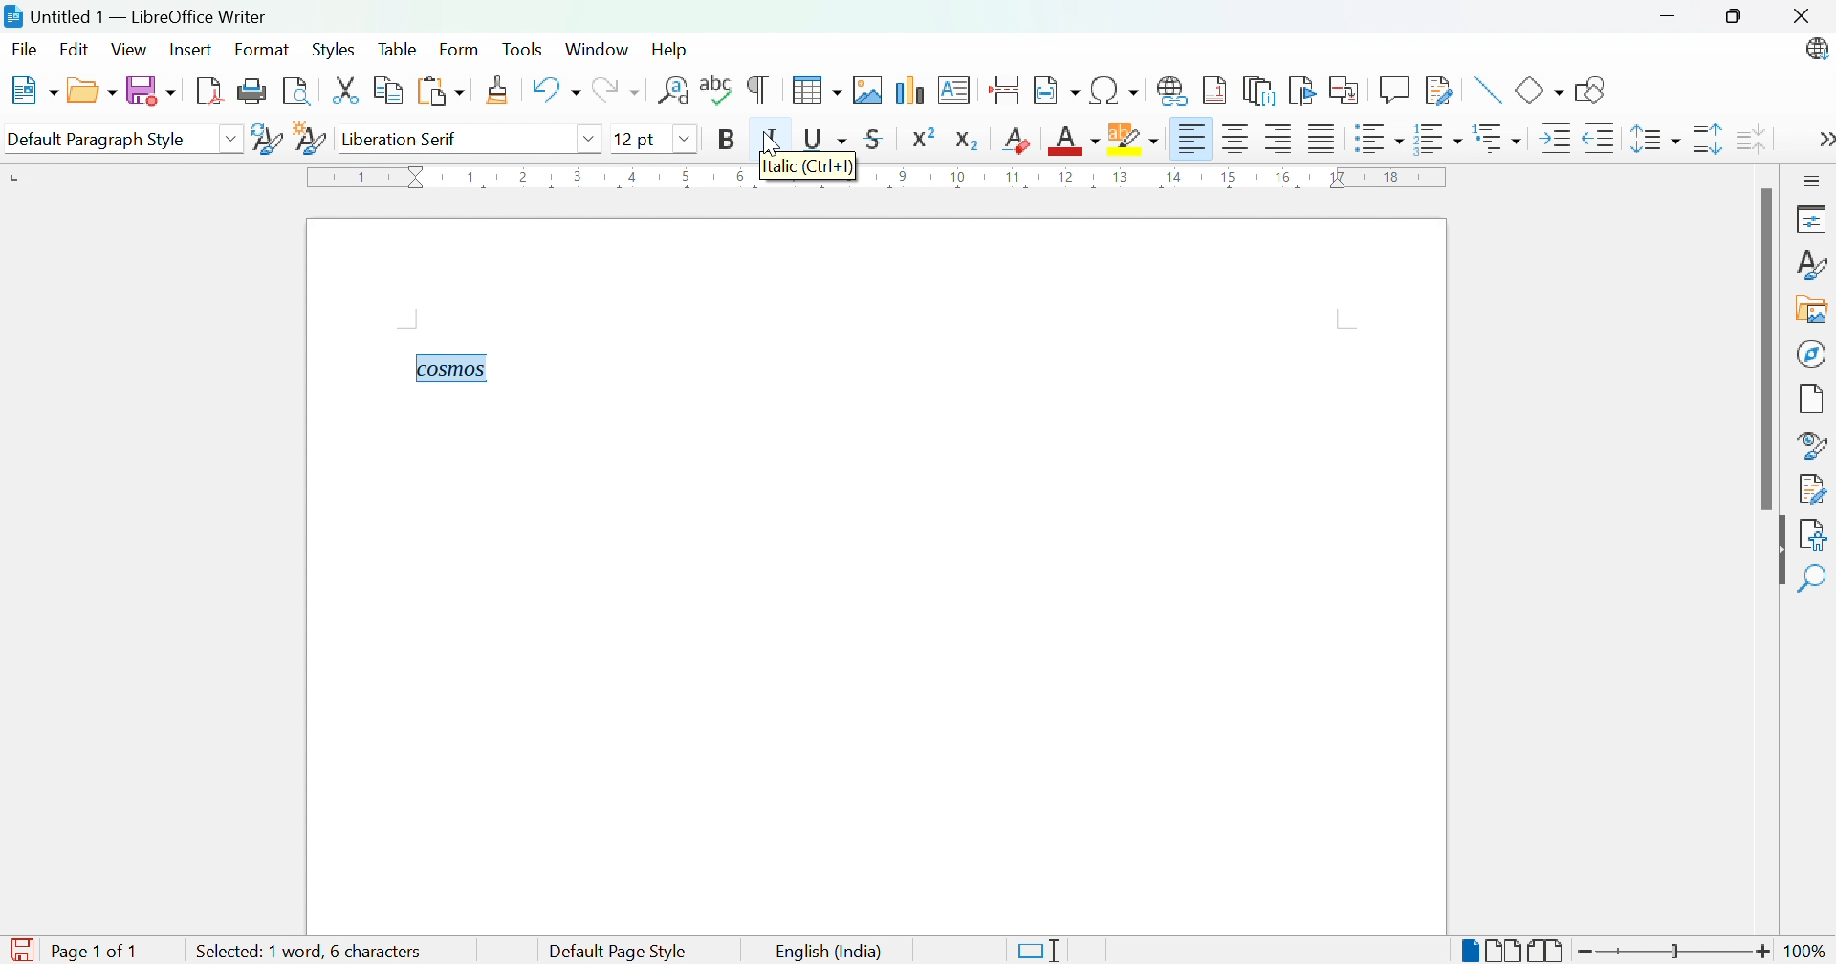  Describe the element at coordinates (310, 140) in the screenshot. I see `New style from selection` at that location.